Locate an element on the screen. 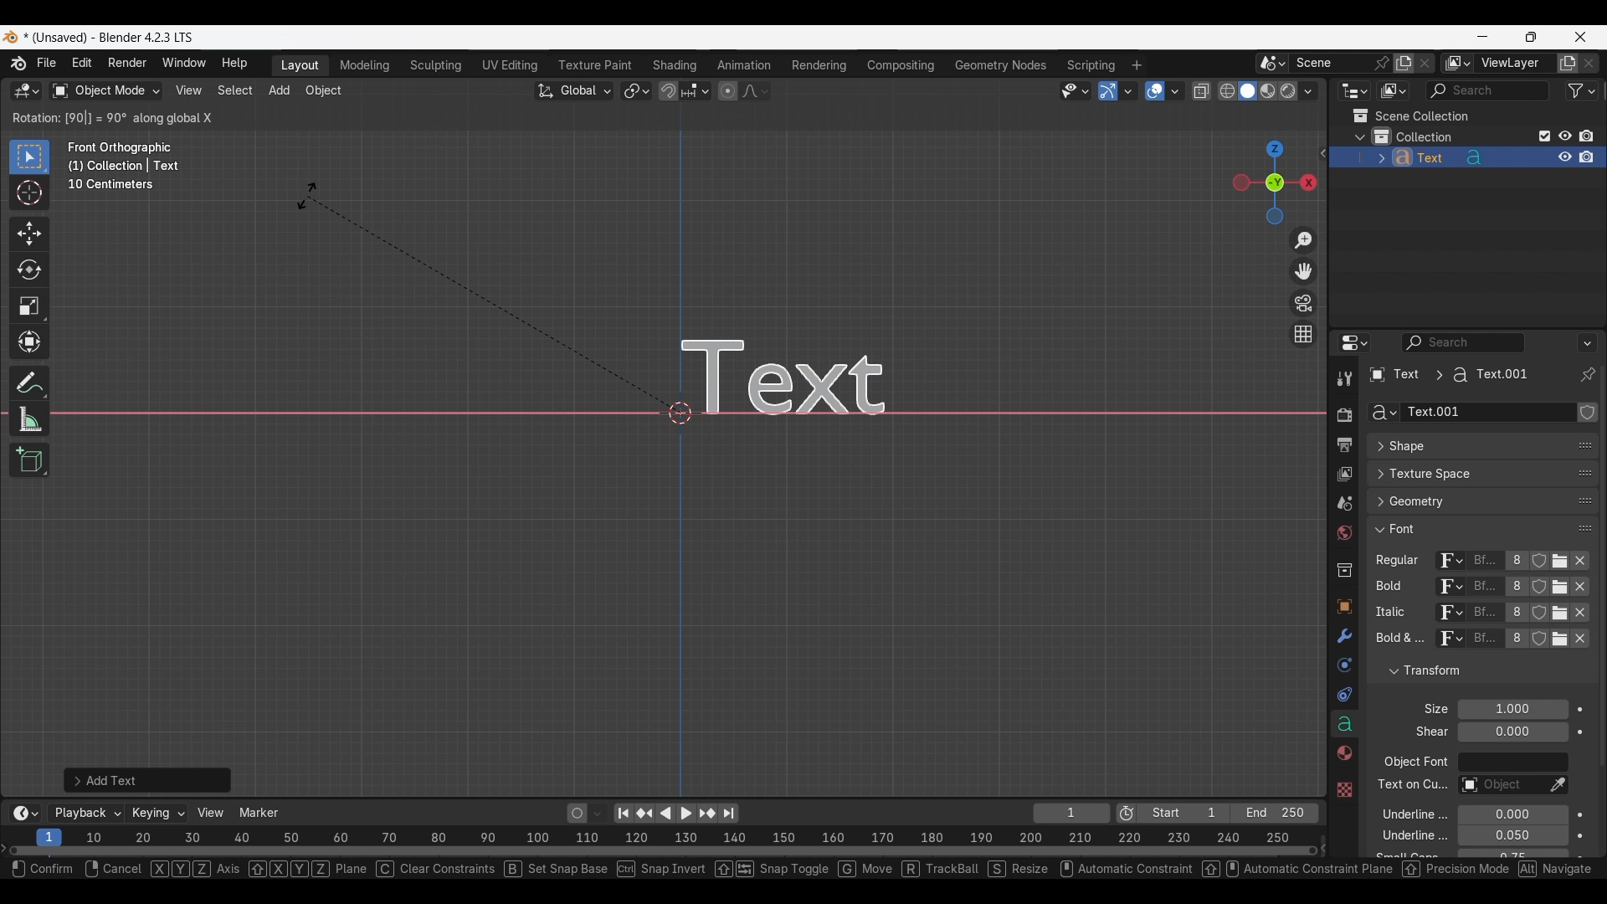 The width and height of the screenshot is (1607, 904). Browse Curve Data to be linked is located at coordinates (1382, 413).